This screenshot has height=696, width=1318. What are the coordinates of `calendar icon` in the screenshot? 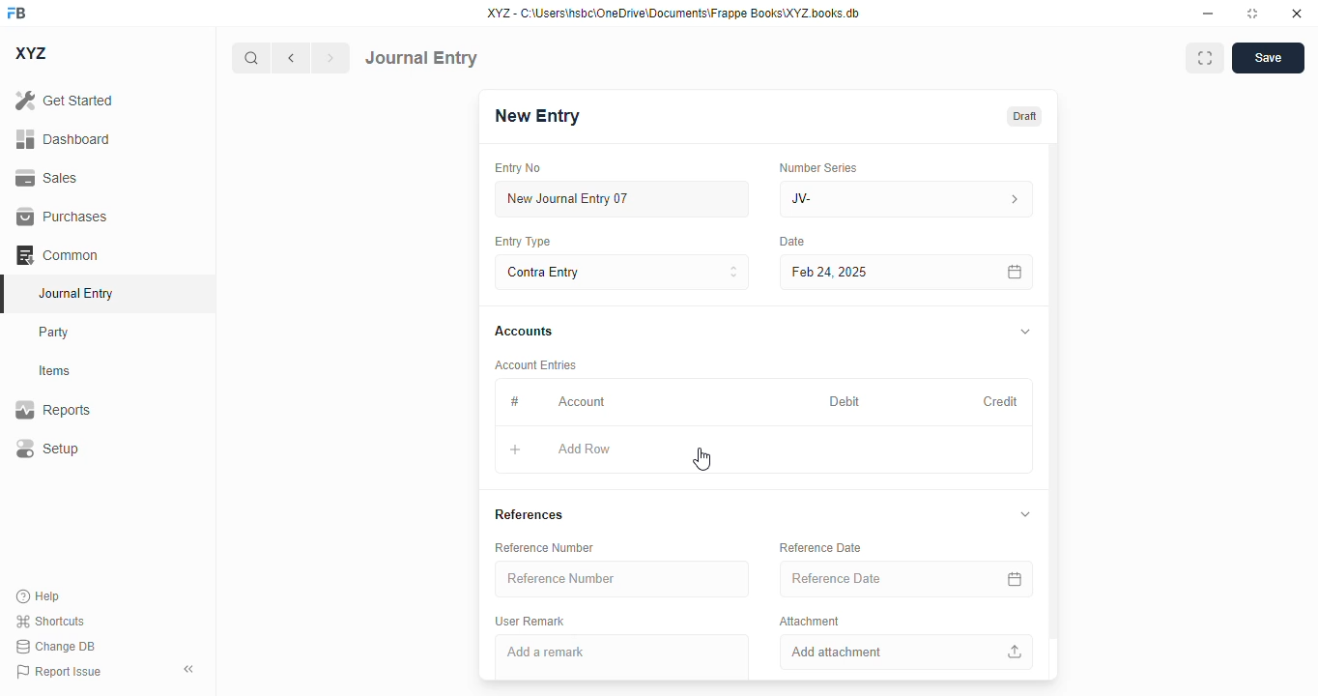 It's located at (1014, 579).